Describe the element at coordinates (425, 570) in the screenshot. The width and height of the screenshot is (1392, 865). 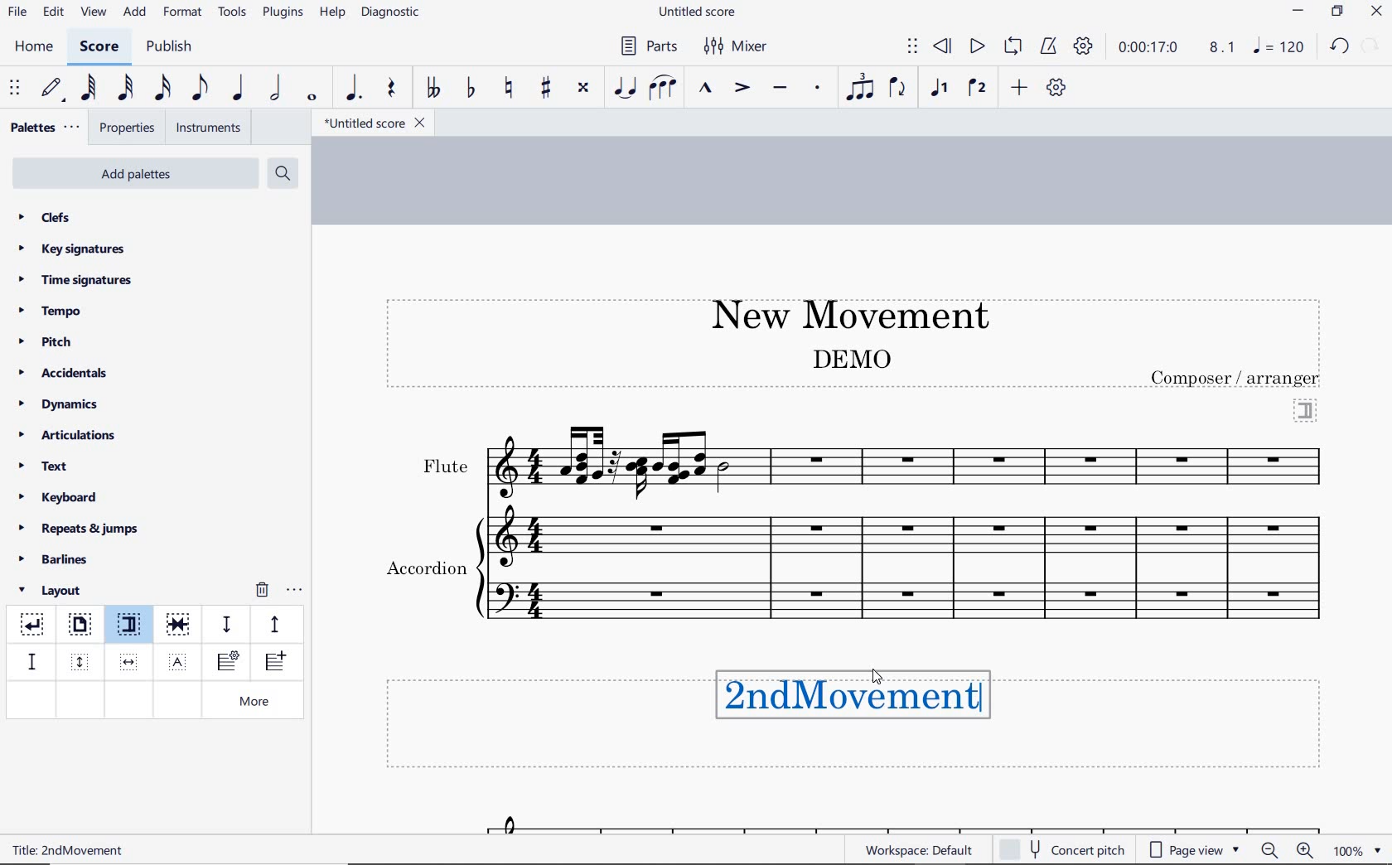
I see `text` at that location.